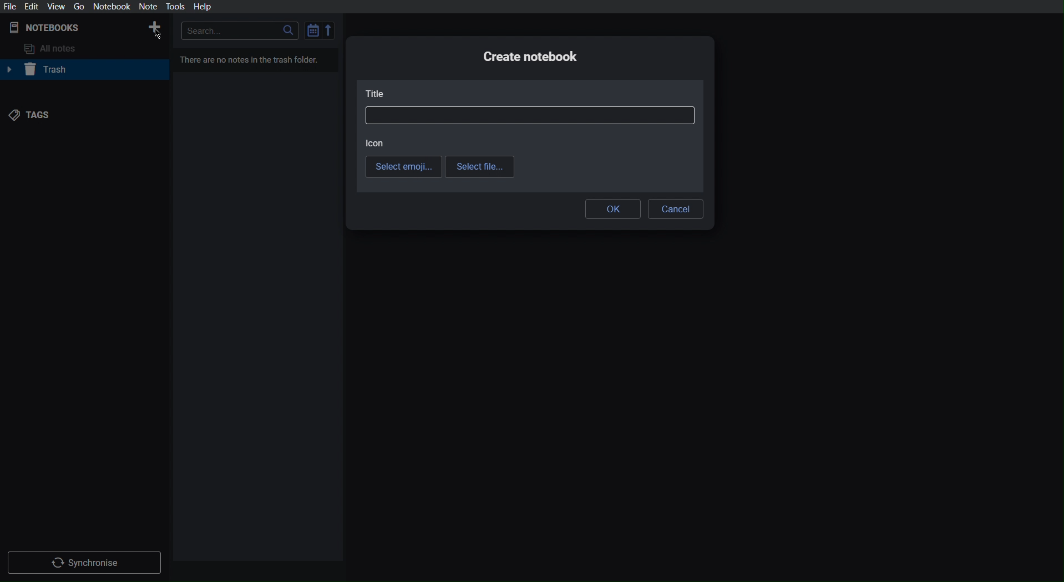  I want to click on Search, so click(241, 30).